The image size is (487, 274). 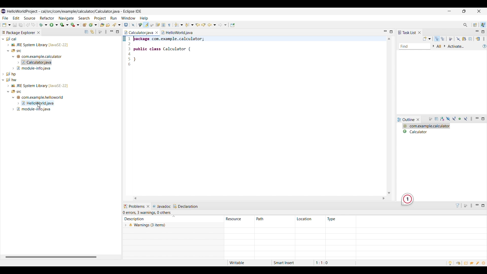 What do you see at coordinates (464, 39) in the screenshot?
I see `Show only my tasks` at bounding box center [464, 39].